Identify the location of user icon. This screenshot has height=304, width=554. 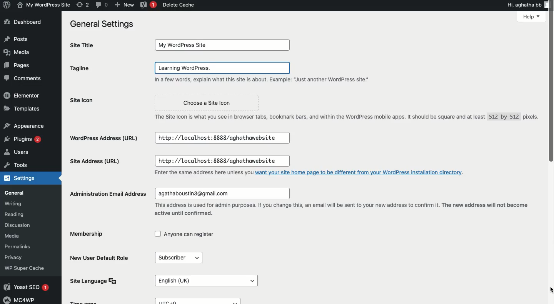
(549, 4).